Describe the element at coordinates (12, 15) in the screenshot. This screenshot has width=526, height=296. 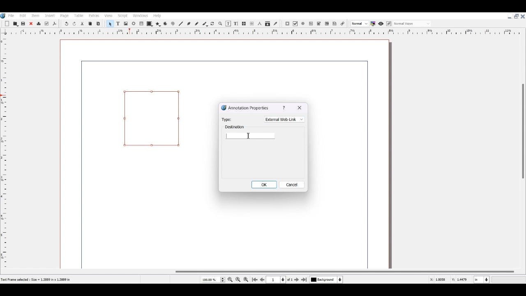
I see `File` at that location.